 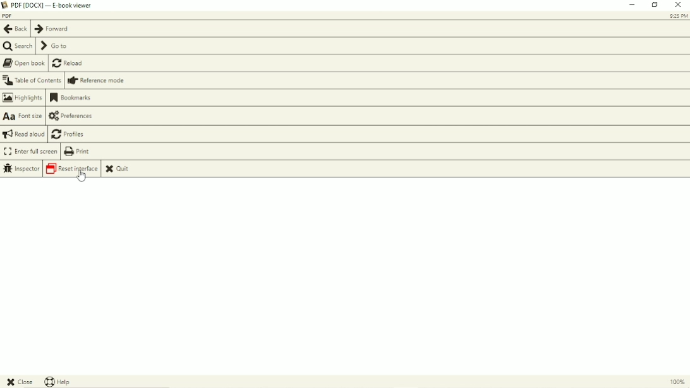 I want to click on 100%, so click(x=675, y=380).